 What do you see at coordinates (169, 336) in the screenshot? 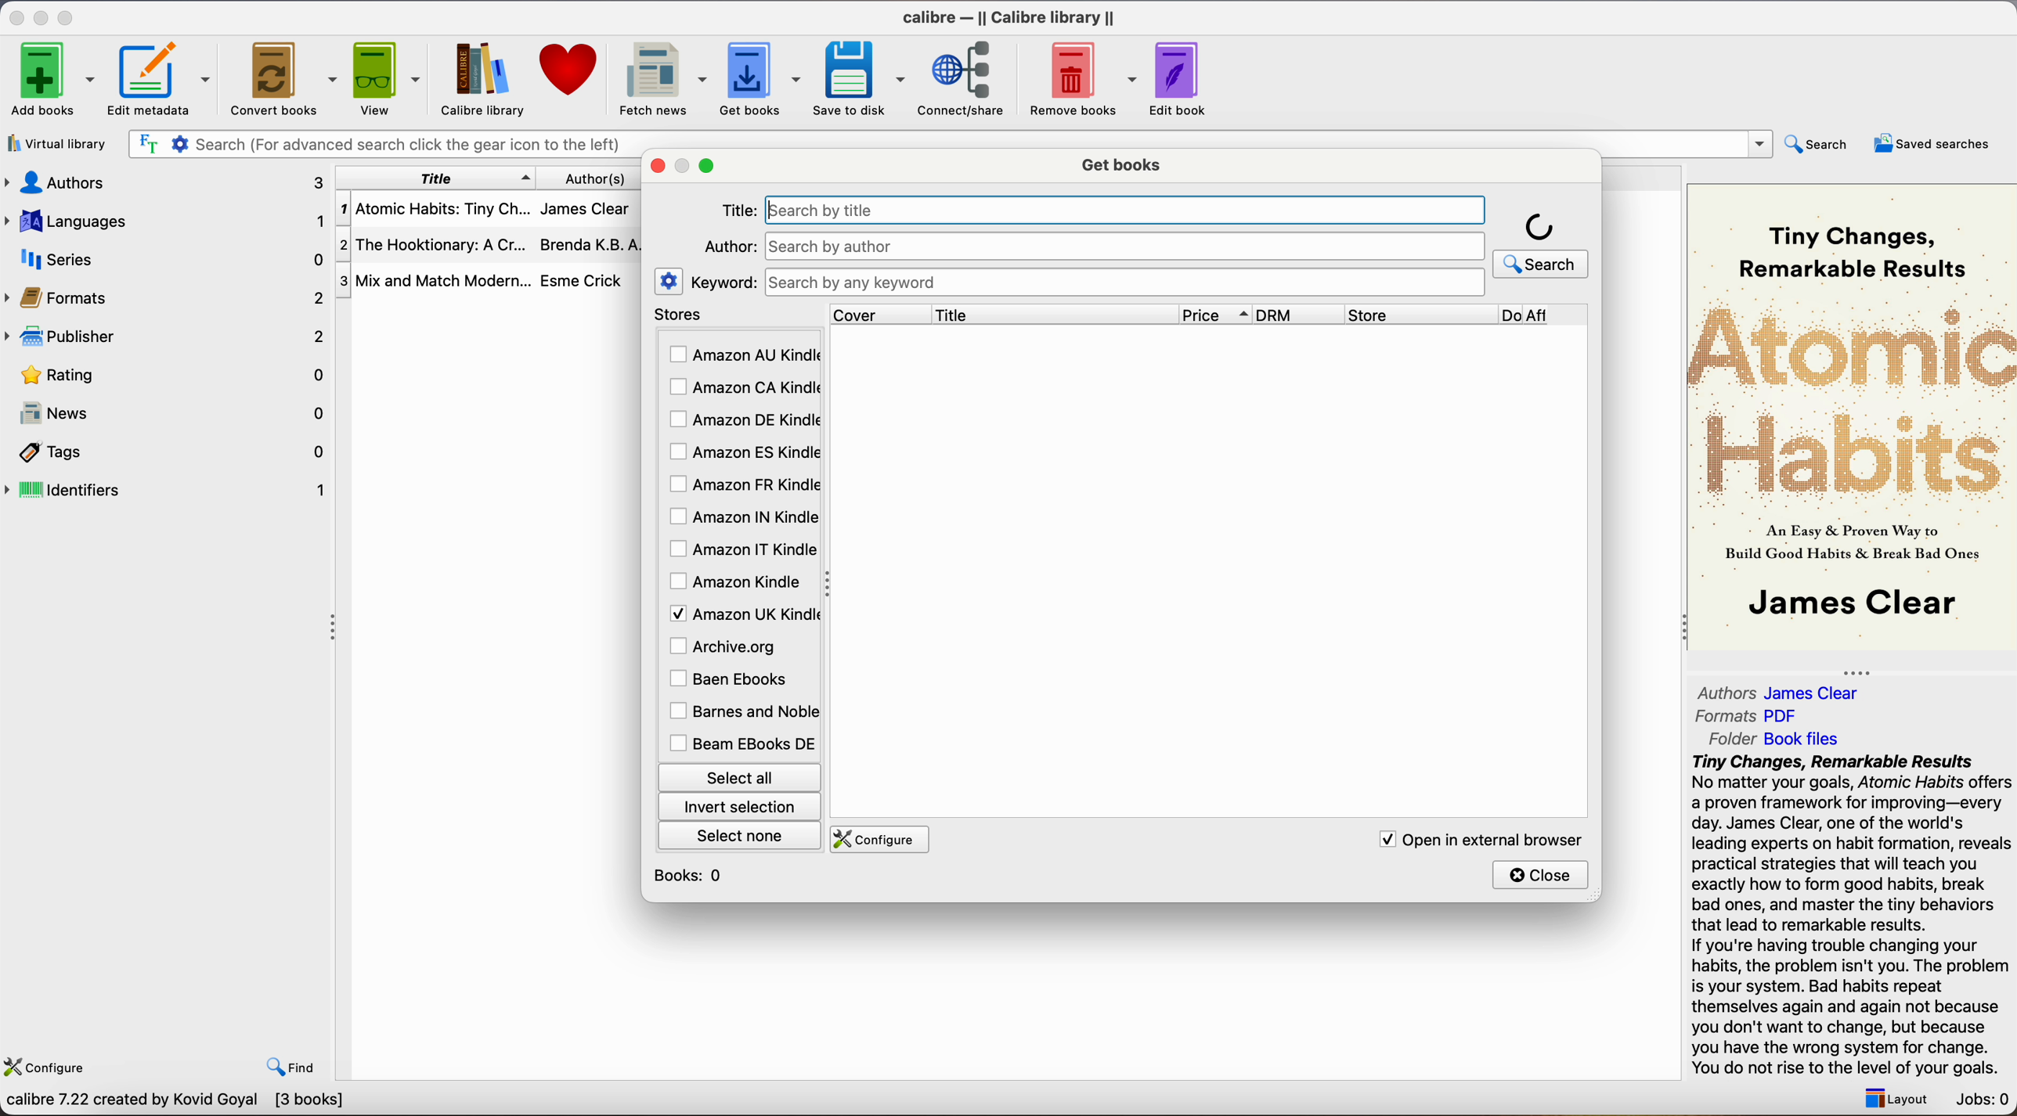
I see `publisher` at bounding box center [169, 336].